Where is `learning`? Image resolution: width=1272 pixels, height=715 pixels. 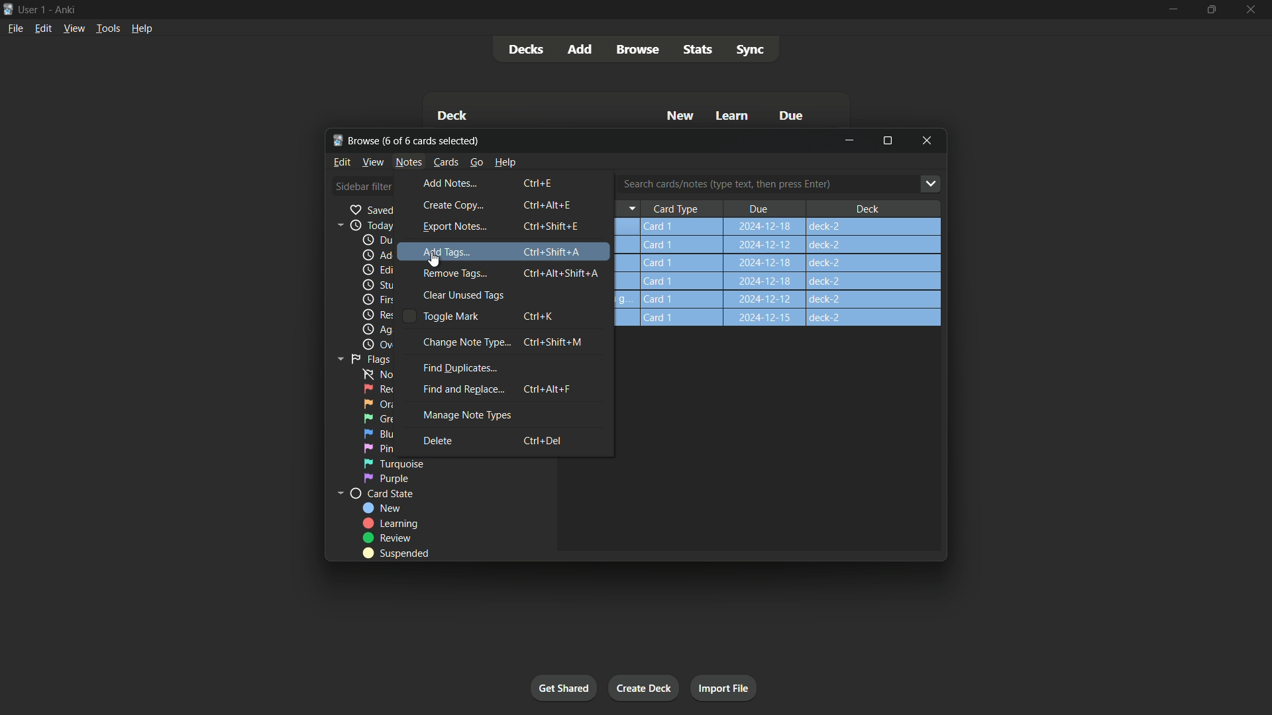 learning is located at coordinates (395, 523).